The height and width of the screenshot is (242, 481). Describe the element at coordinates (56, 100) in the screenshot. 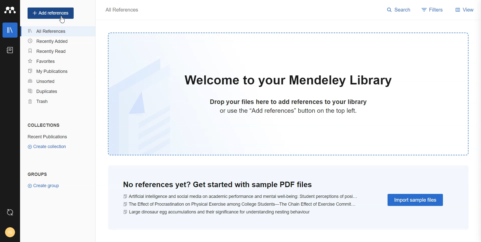

I see `Trash` at that location.